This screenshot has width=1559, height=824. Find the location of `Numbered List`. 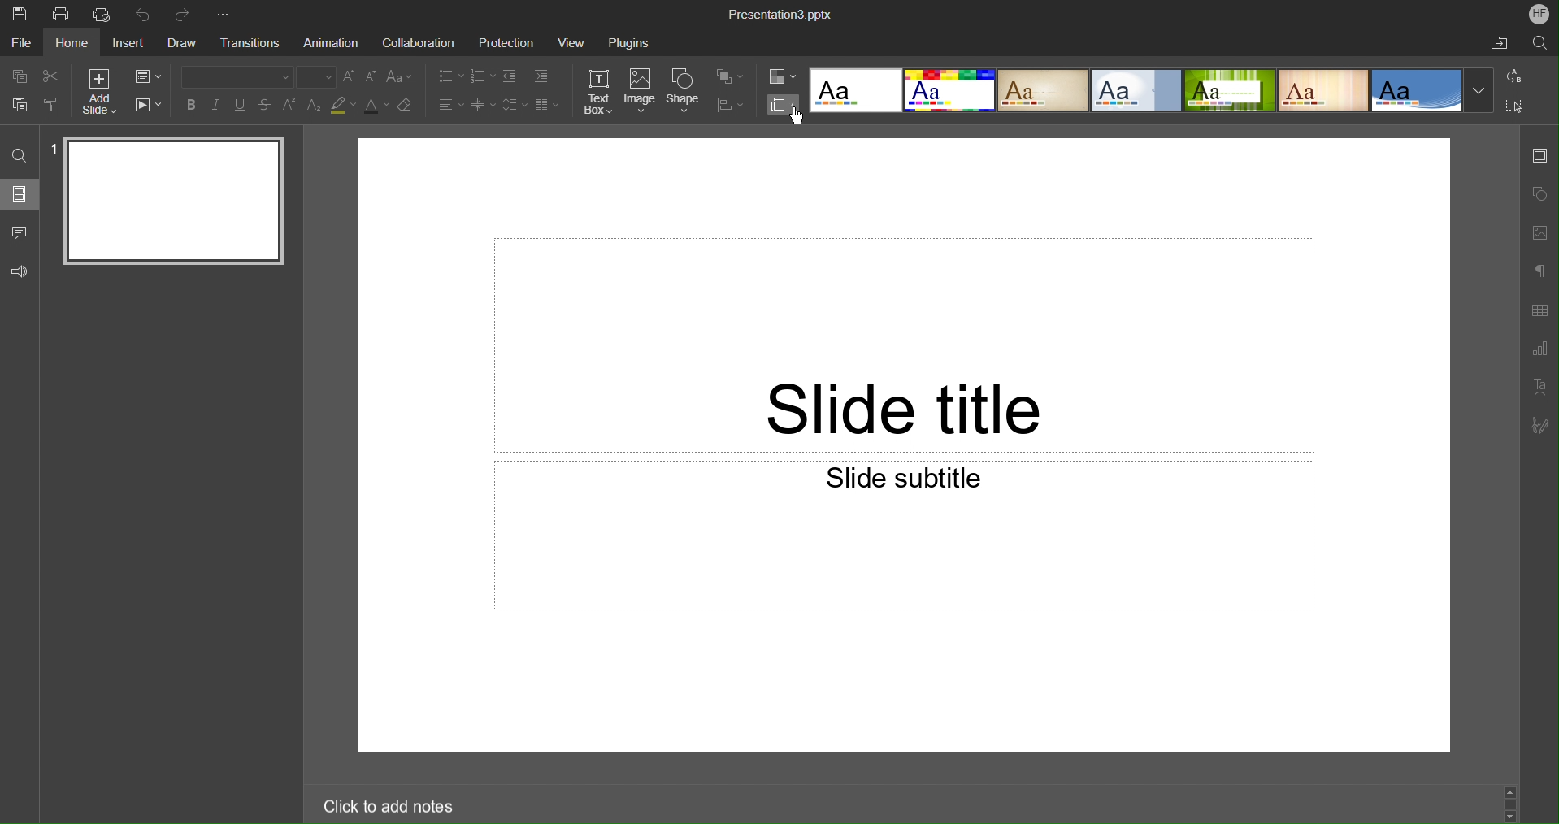

Numbered List is located at coordinates (481, 76).